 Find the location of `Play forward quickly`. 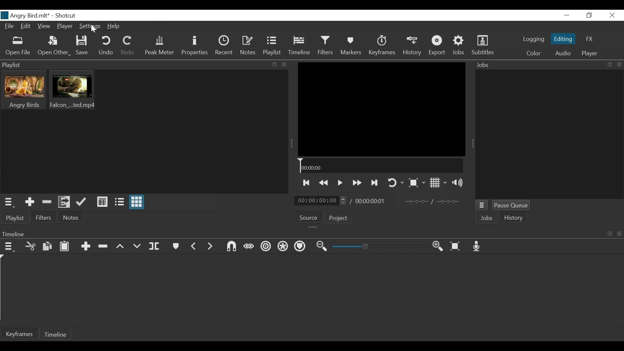

Play forward quickly is located at coordinates (357, 183).